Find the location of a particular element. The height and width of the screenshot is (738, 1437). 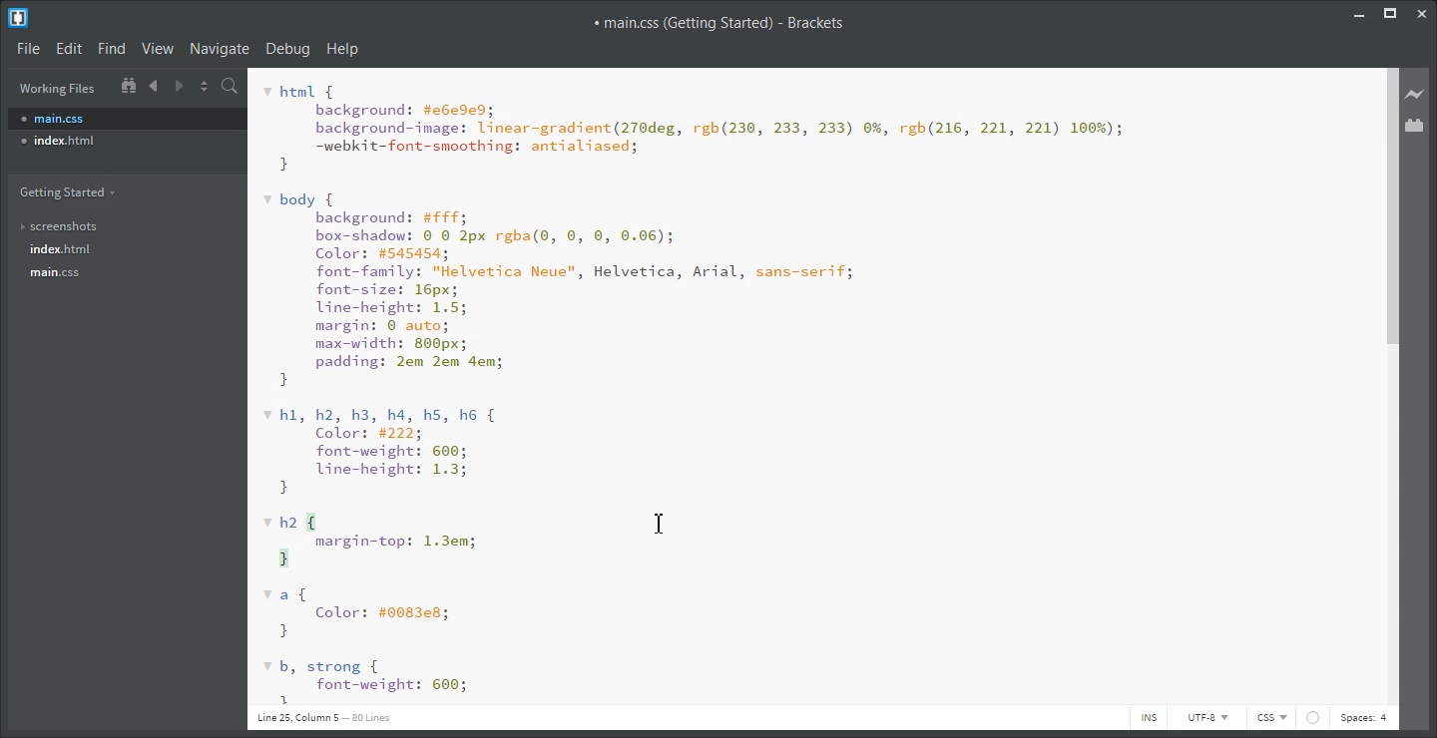

Extension Manager is located at coordinates (1415, 125).